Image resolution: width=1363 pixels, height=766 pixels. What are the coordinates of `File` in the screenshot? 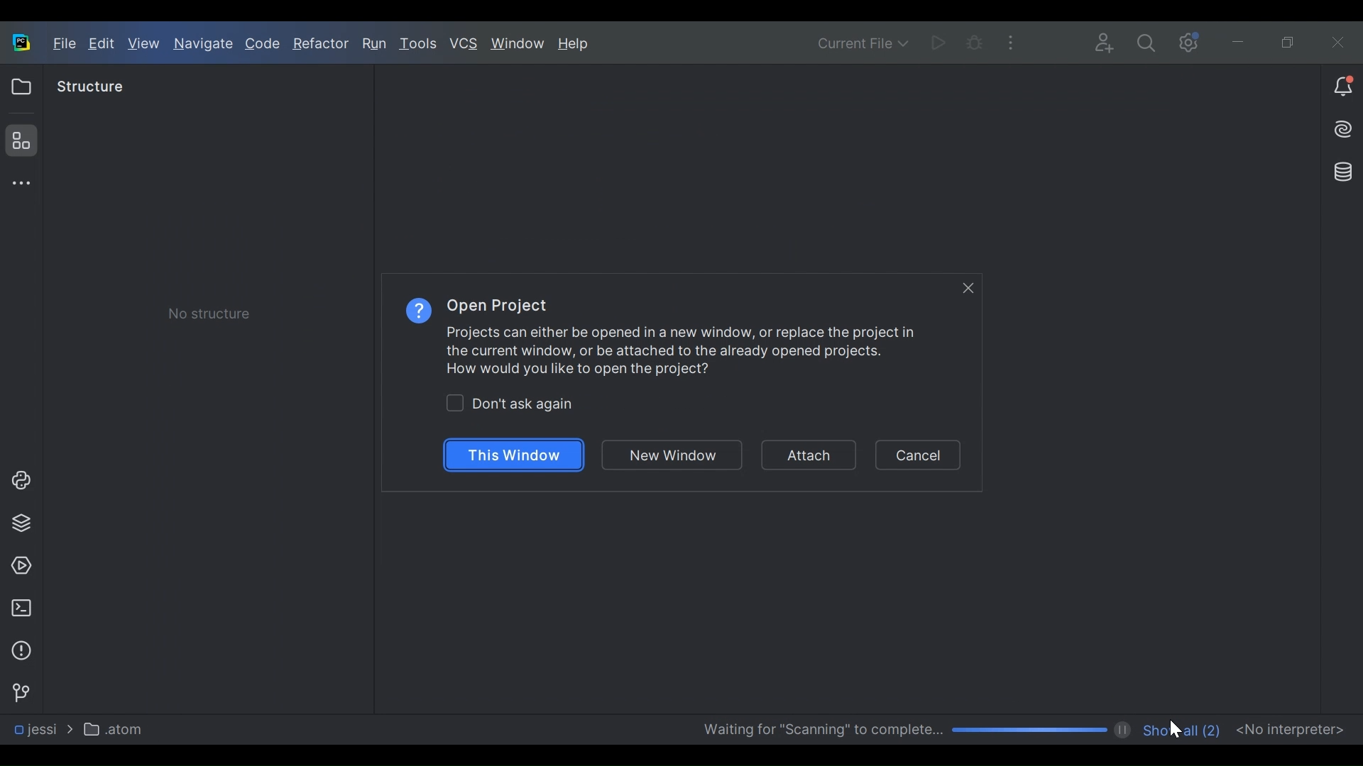 It's located at (62, 45).